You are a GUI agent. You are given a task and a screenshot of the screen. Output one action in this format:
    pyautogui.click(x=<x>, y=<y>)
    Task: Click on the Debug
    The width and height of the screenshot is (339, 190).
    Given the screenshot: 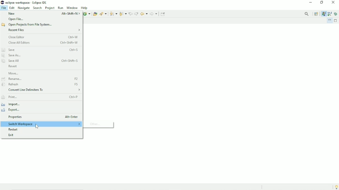 What is the action you would take?
    pyautogui.click(x=336, y=14)
    